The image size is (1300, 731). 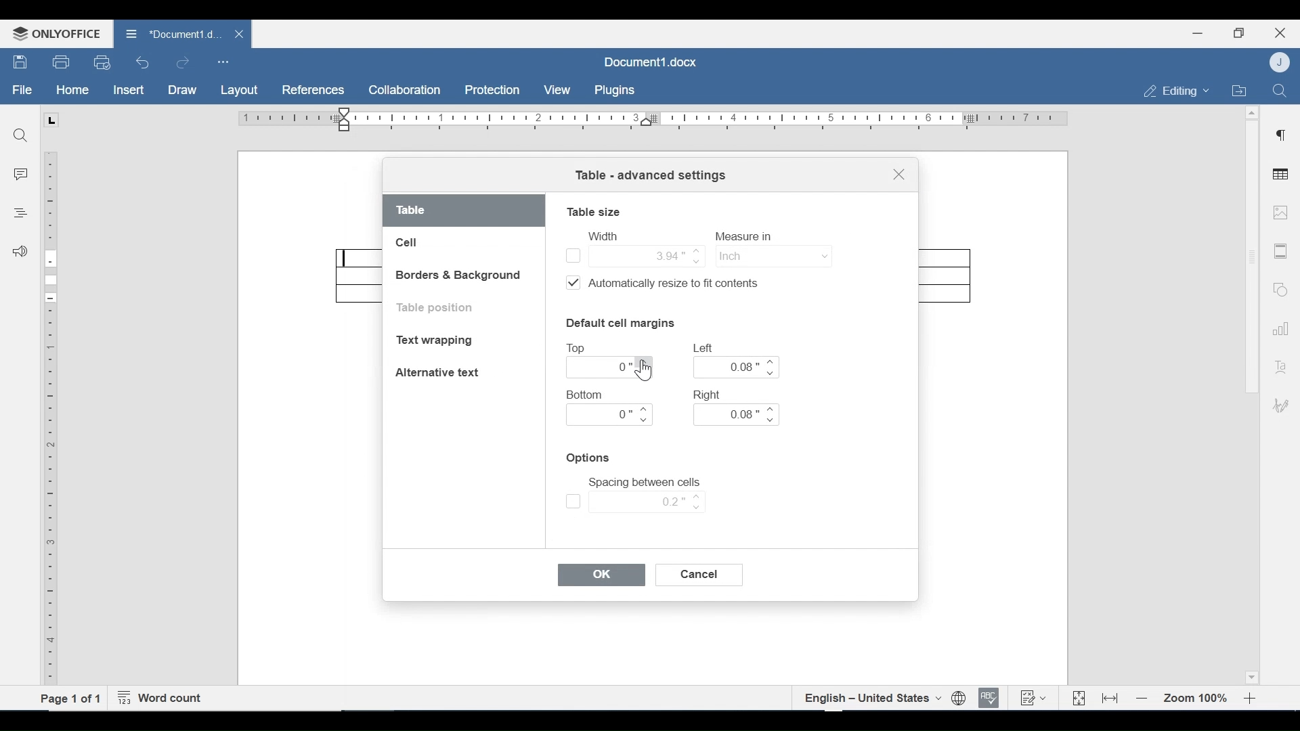 I want to click on Headings, so click(x=20, y=211).